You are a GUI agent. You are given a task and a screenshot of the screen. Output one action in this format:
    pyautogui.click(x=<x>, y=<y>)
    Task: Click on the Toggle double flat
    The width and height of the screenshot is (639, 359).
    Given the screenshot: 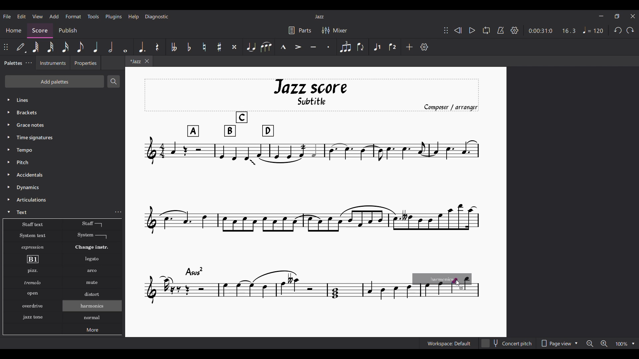 What is the action you would take?
    pyautogui.click(x=173, y=47)
    